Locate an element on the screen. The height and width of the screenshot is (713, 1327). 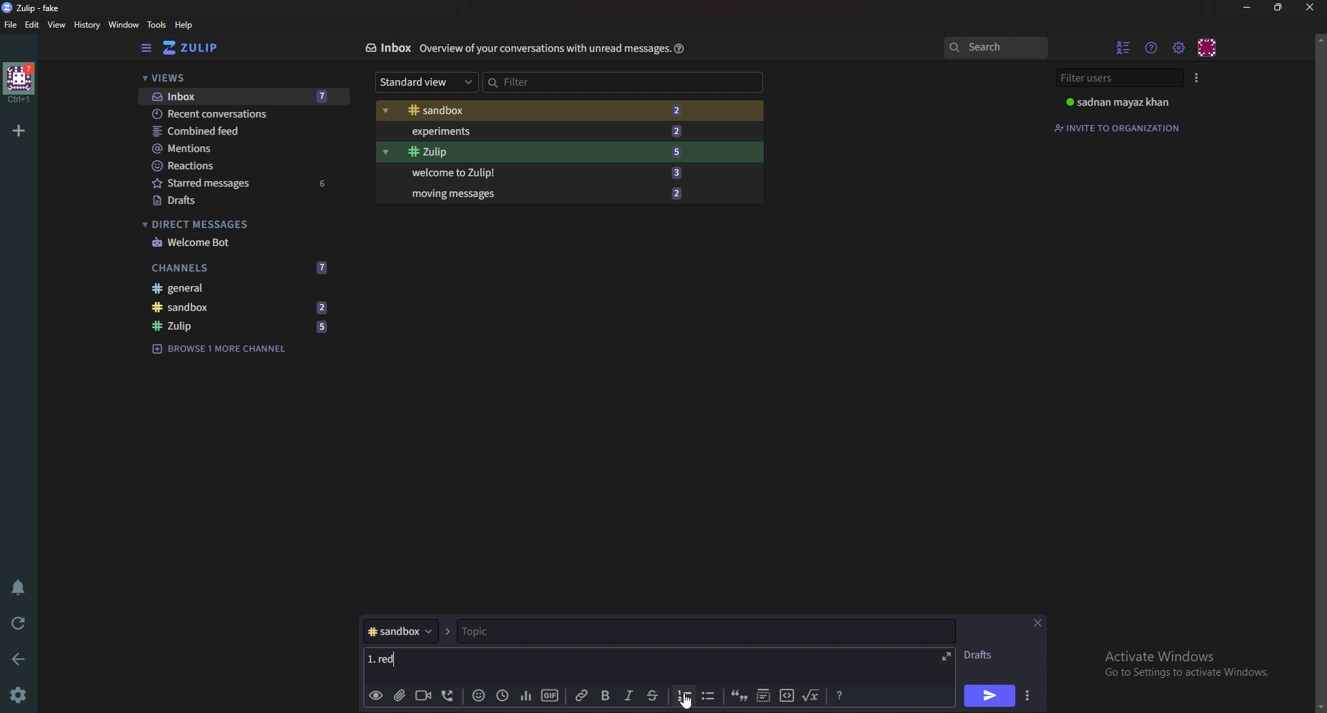
Drafts is located at coordinates (984, 655).